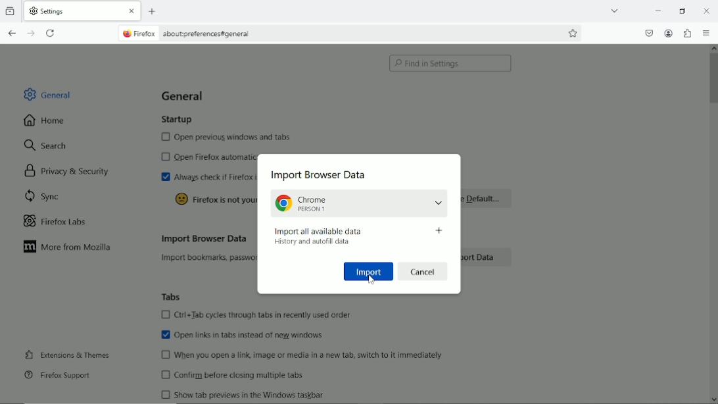 The image size is (718, 404). I want to click on More from Mozilla, so click(70, 248).